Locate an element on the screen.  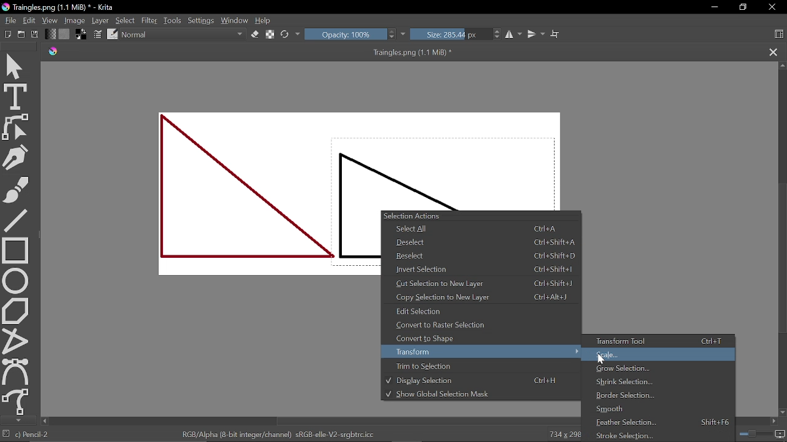
Move down tool is located at coordinates (17, 421).